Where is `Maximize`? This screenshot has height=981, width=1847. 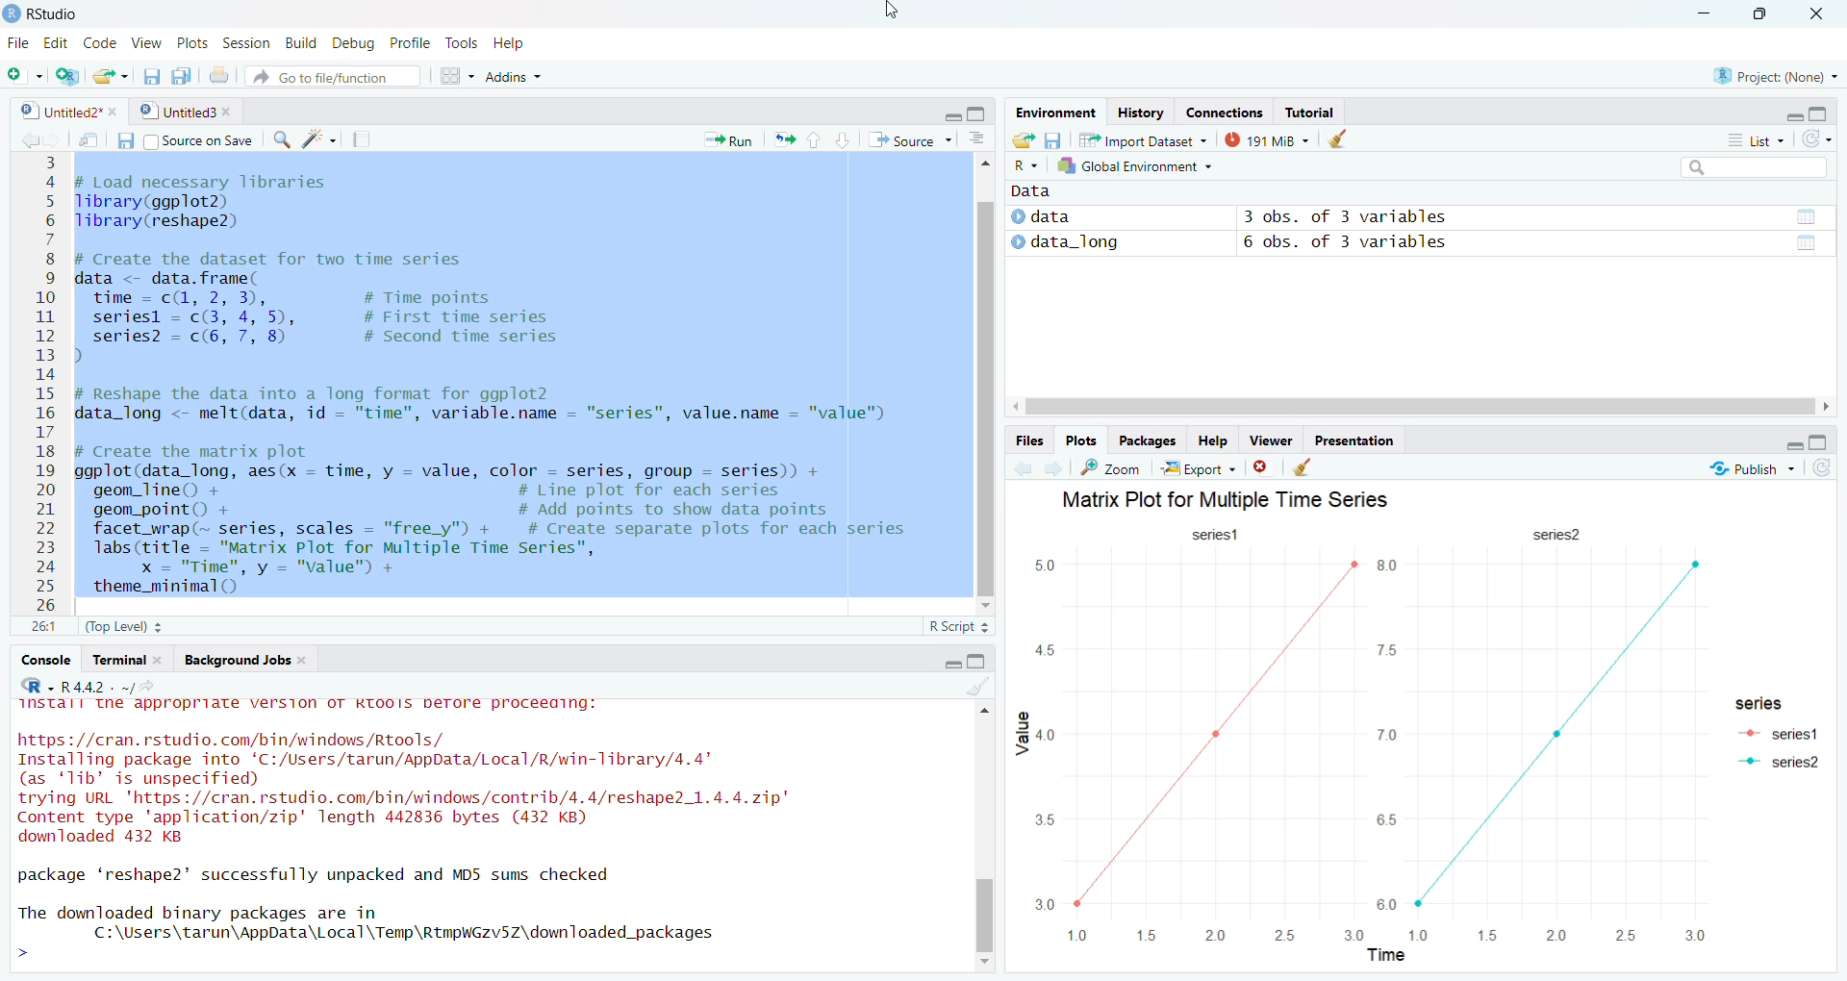
Maximize is located at coordinates (979, 662).